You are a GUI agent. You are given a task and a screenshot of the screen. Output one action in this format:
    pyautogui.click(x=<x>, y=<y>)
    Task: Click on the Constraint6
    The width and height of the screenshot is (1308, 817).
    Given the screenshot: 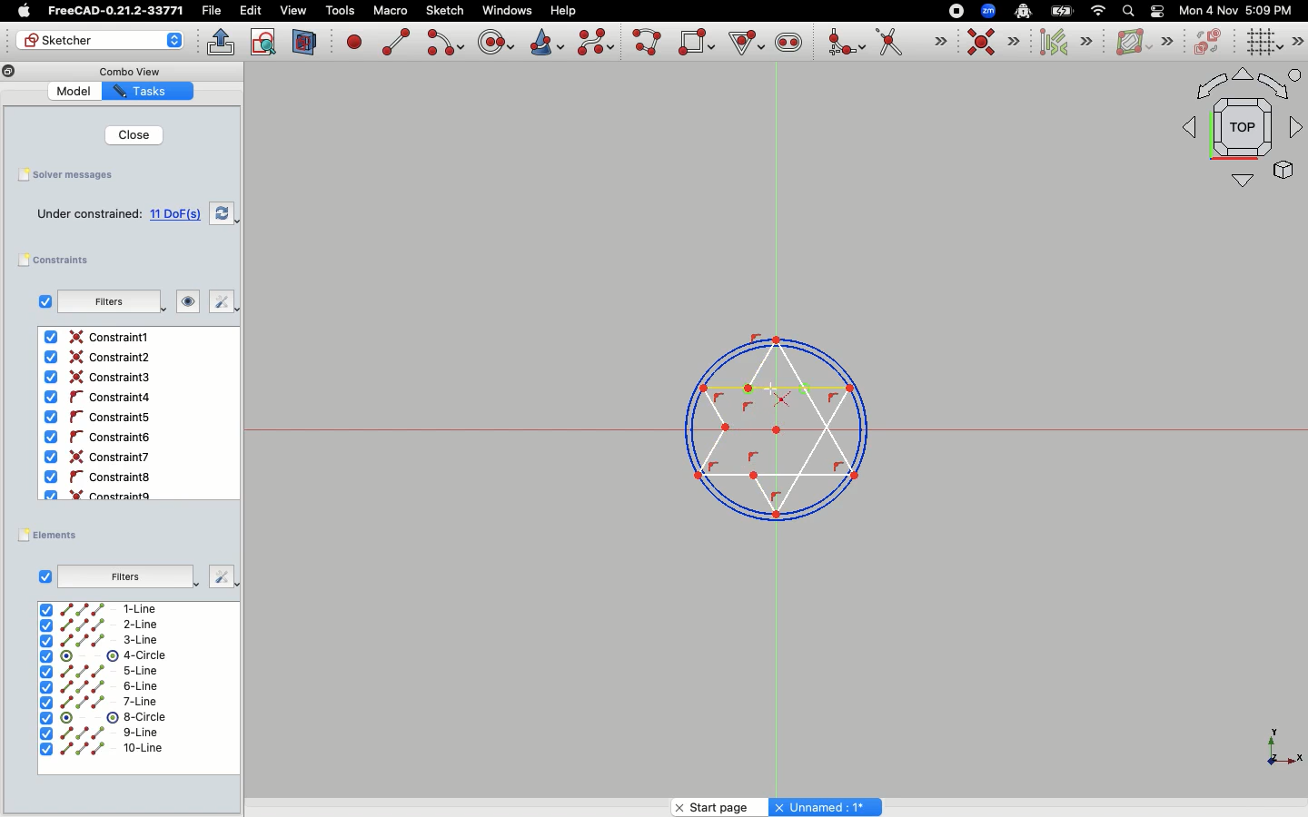 What is the action you would take?
    pyautogui.click(x=102, y=457)
    